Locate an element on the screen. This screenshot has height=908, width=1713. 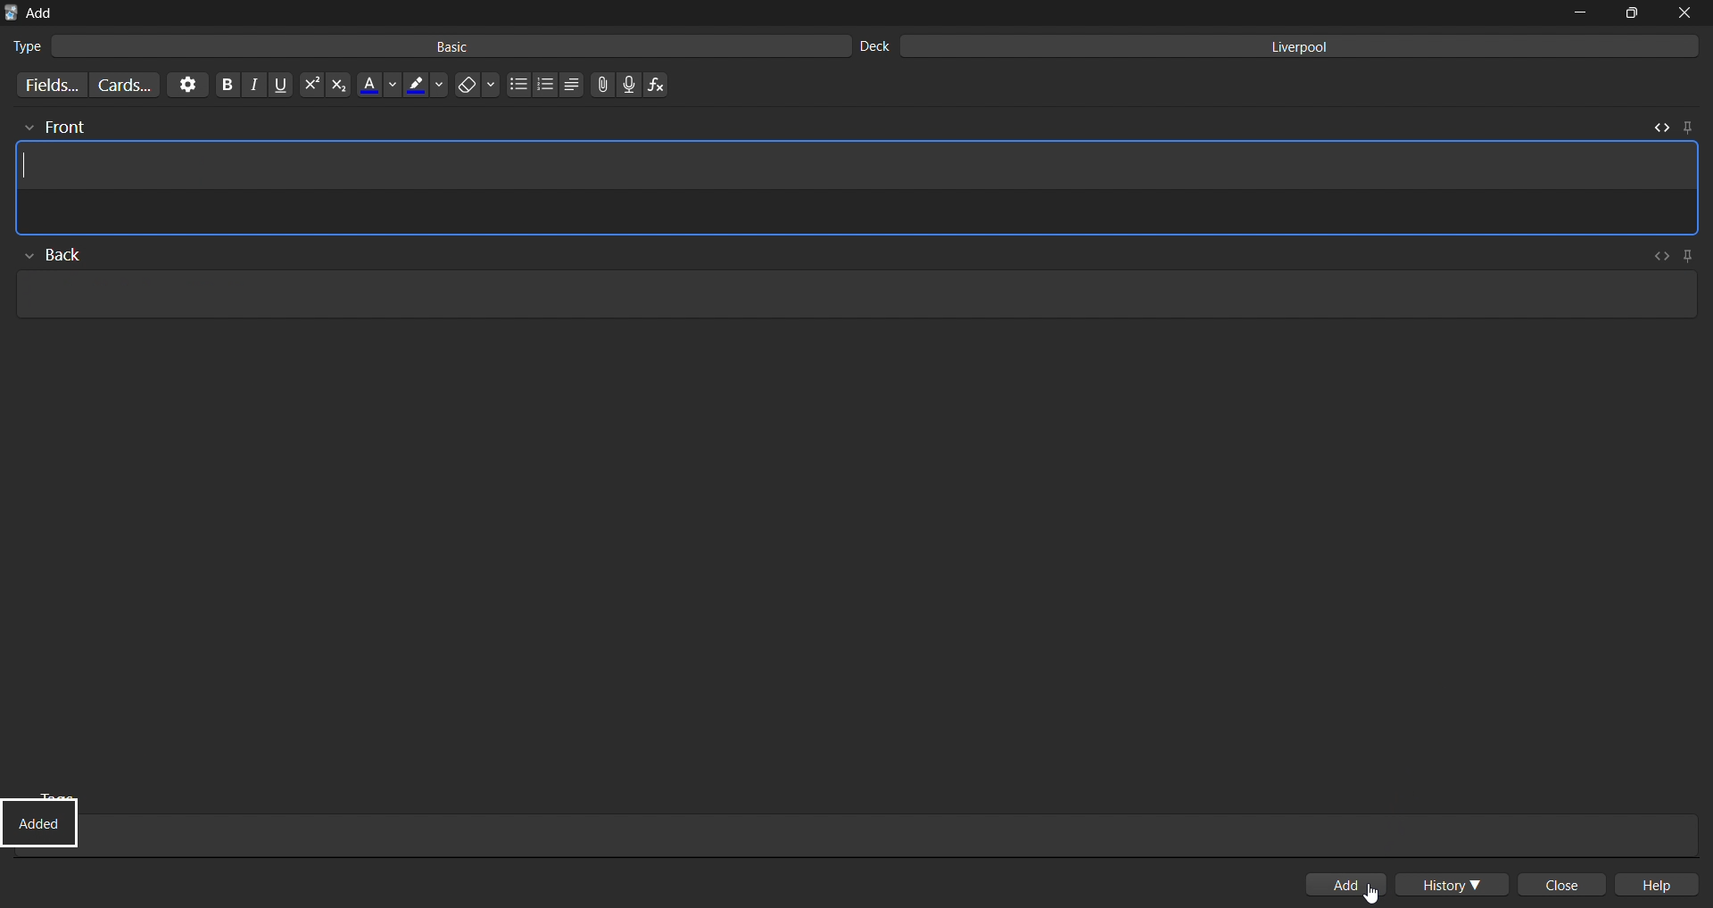
customize fields is located at coordinates (47, 85).